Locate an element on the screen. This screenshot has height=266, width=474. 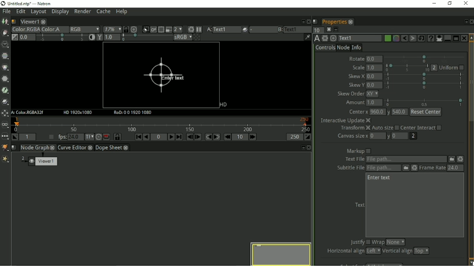
Reload the file is located at coordinates (415, 168).